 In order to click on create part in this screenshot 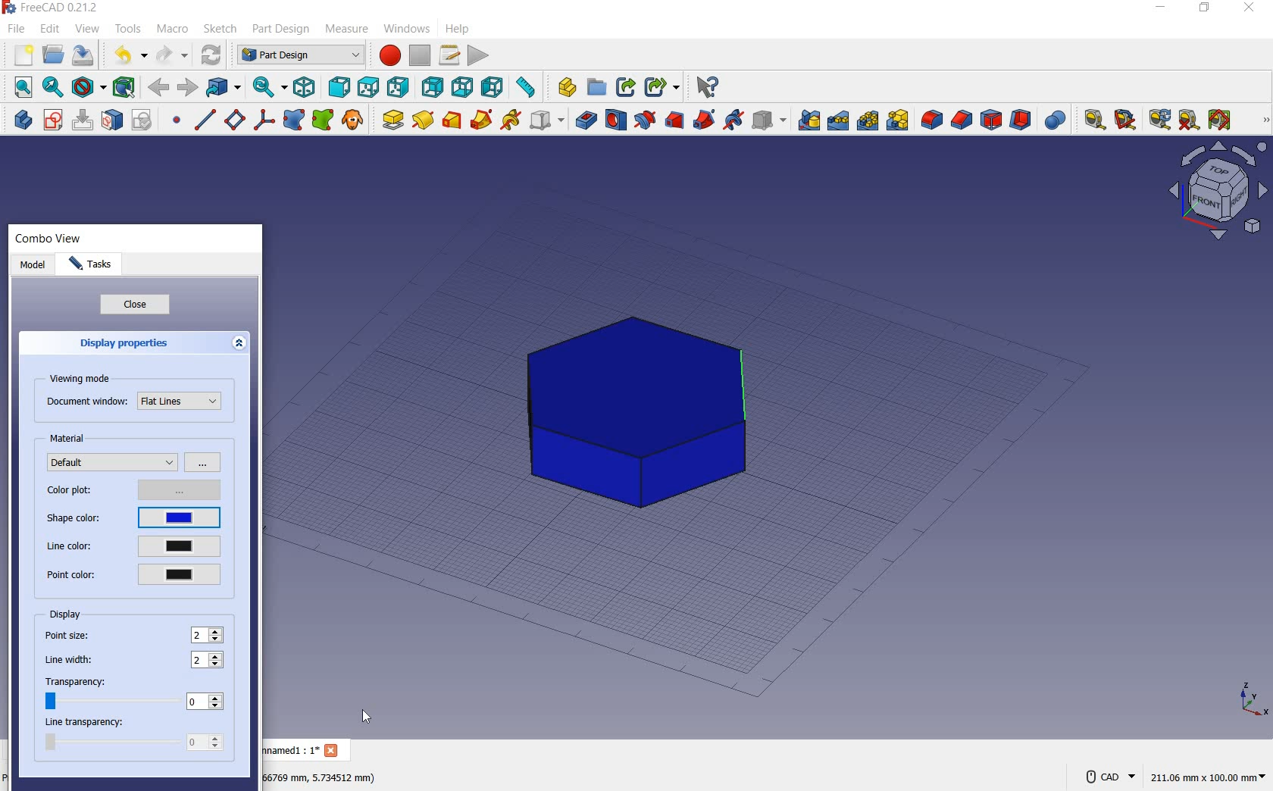, I will do `click(563, 87)`.